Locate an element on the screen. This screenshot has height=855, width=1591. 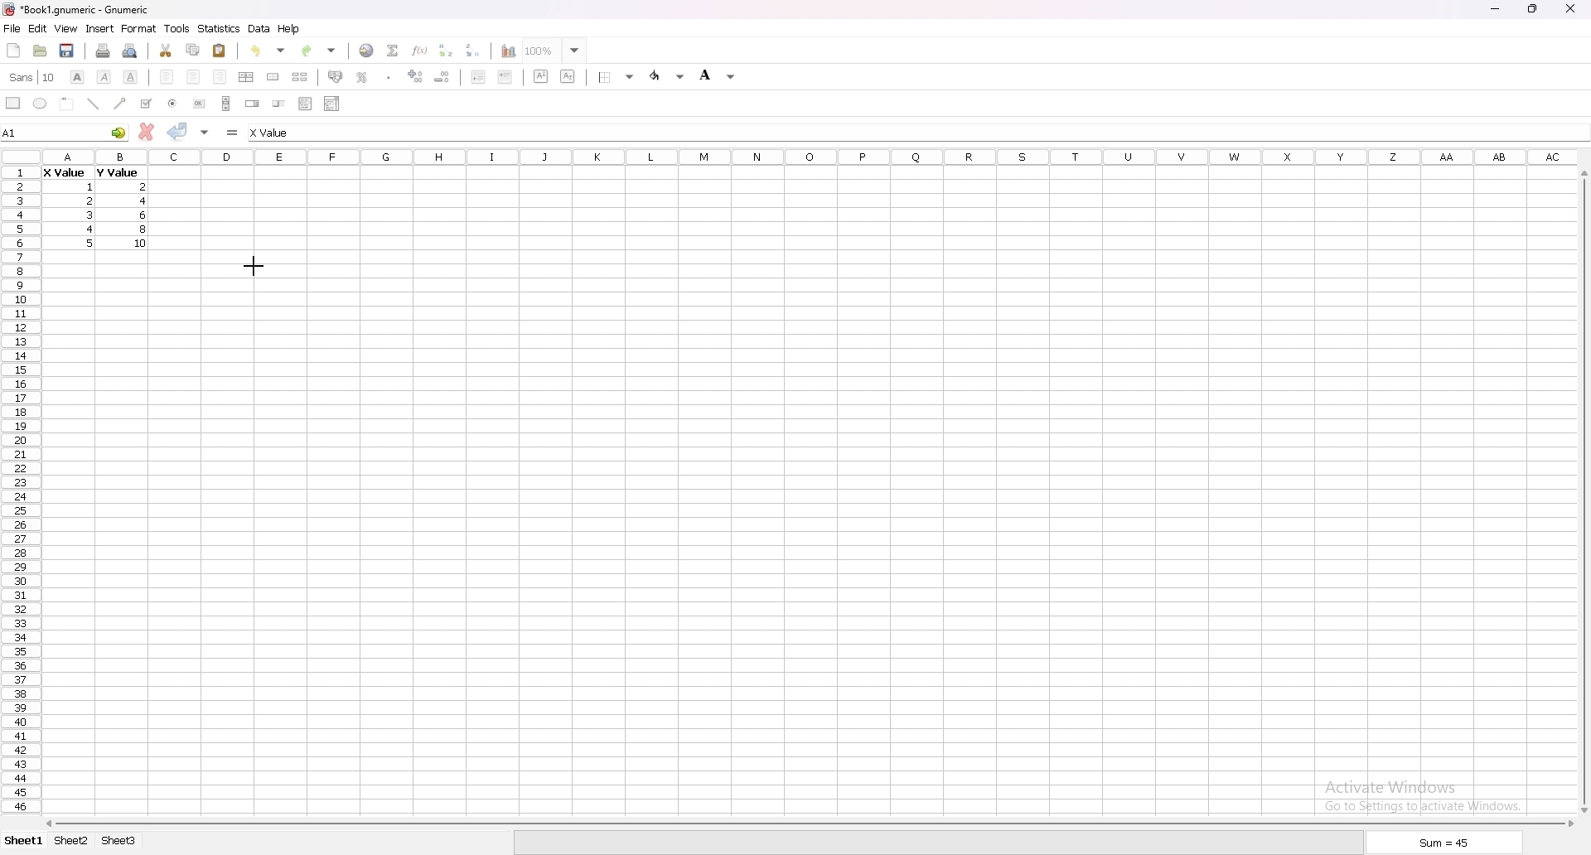
activate windows is located at coordinates (1429, 794).